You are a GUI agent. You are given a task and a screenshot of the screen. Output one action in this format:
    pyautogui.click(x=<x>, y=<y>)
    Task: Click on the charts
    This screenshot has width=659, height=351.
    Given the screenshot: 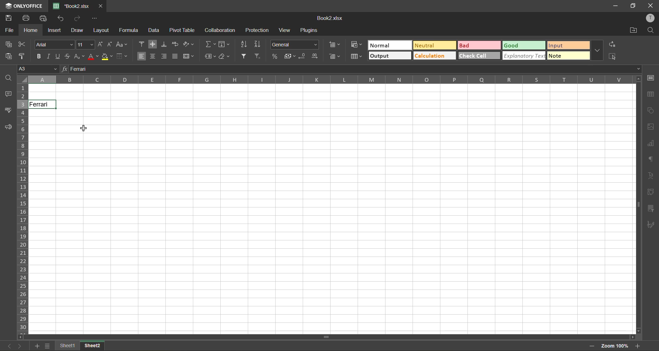 What is the action you would take?
    pyautogui.click(x=650, y=143)
    